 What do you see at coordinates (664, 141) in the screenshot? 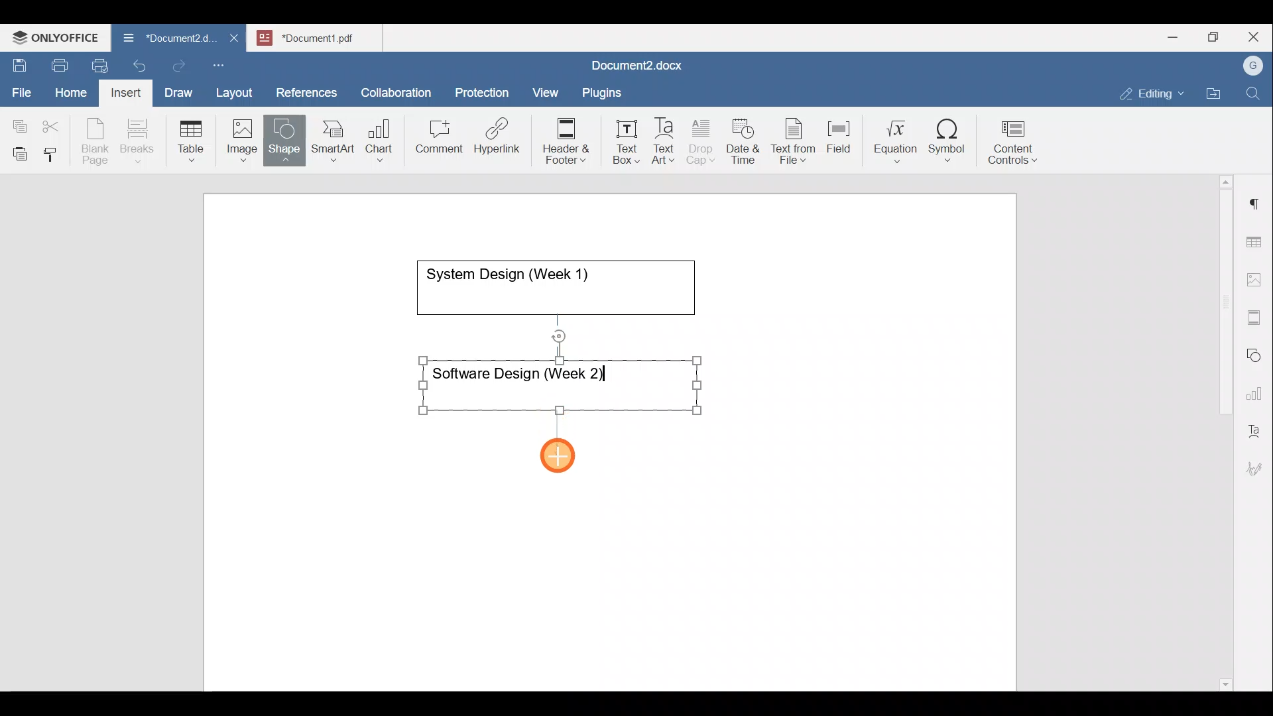
I see `Text Art` at bounding box center [664, 141].